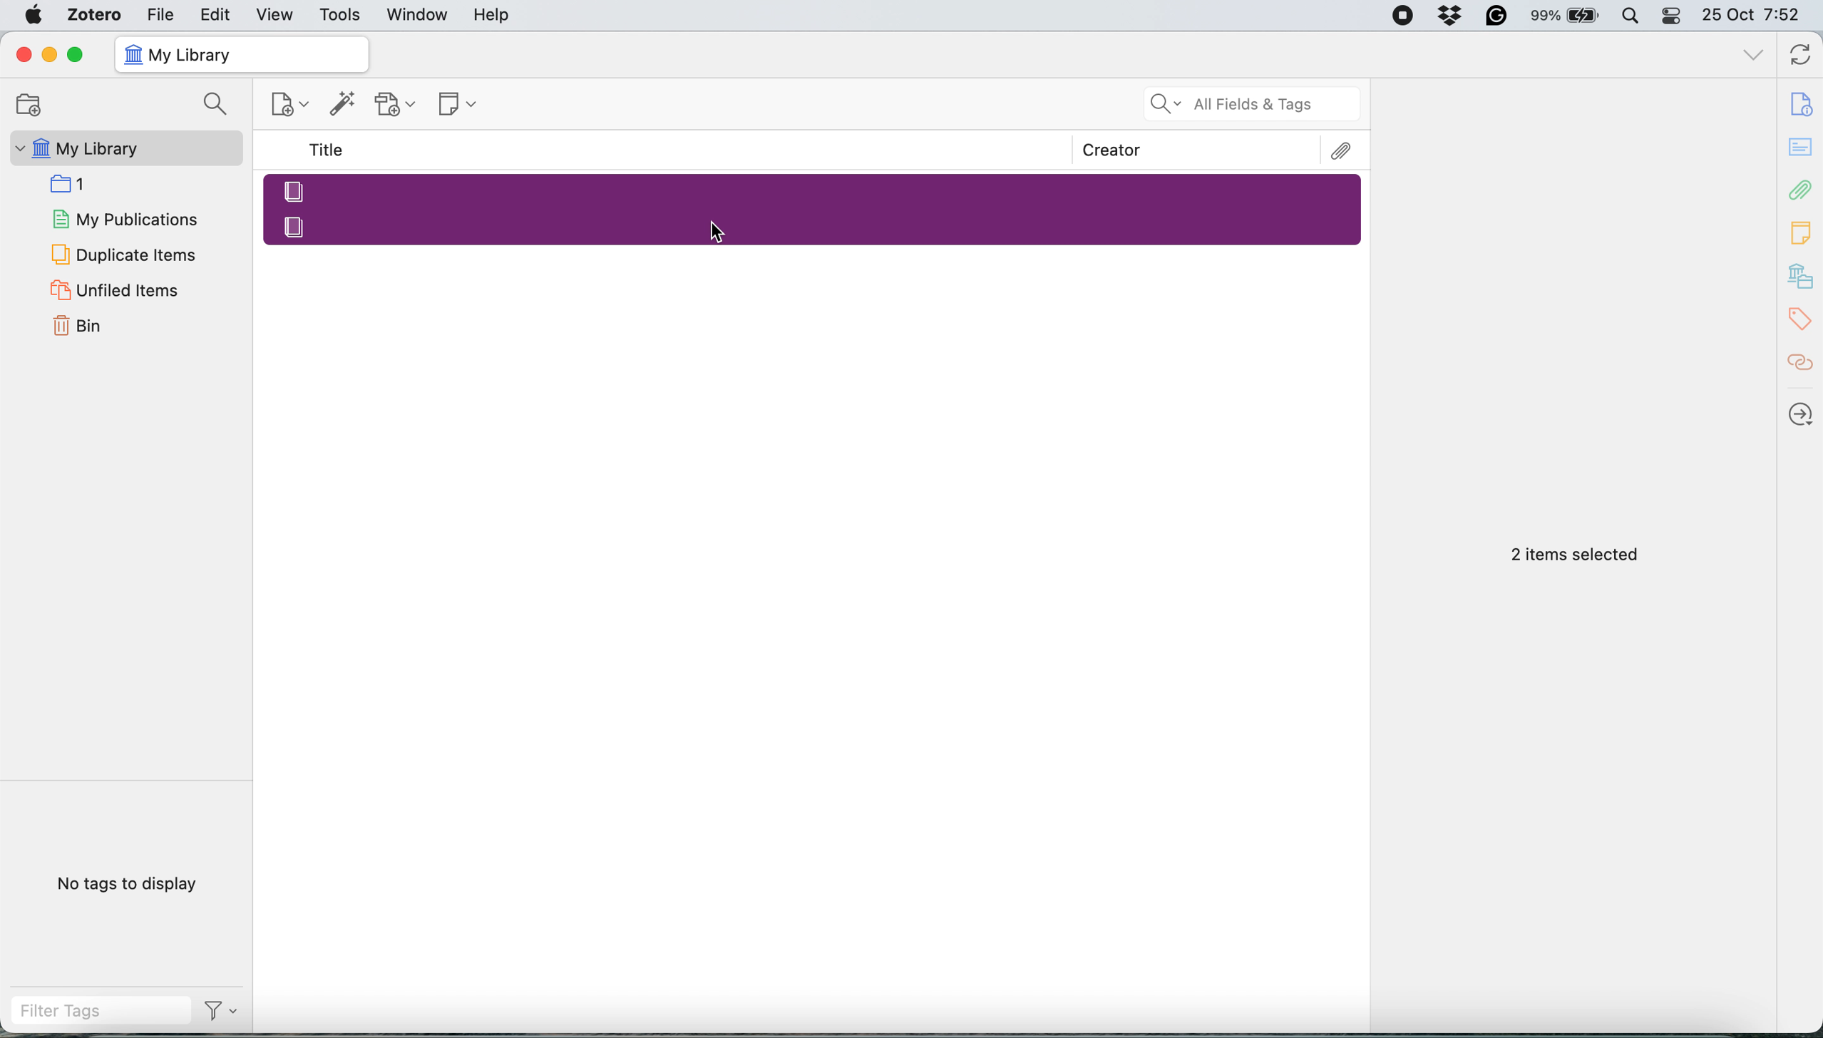  I want to click on Add Item, so click(343, 108).